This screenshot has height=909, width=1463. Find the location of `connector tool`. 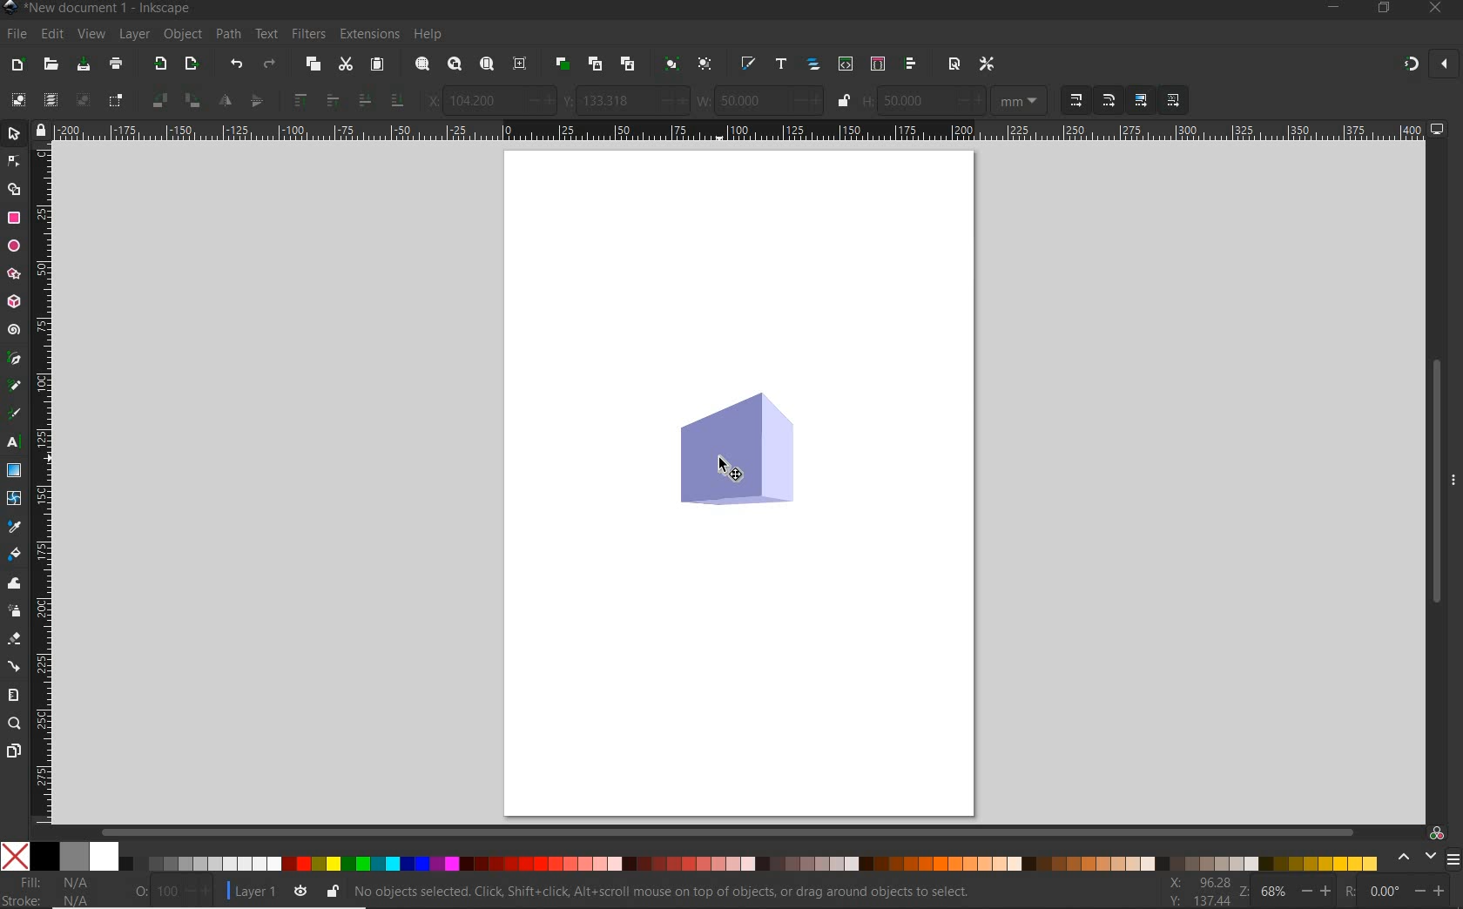

connector tool is located at coordinates (16, 667).